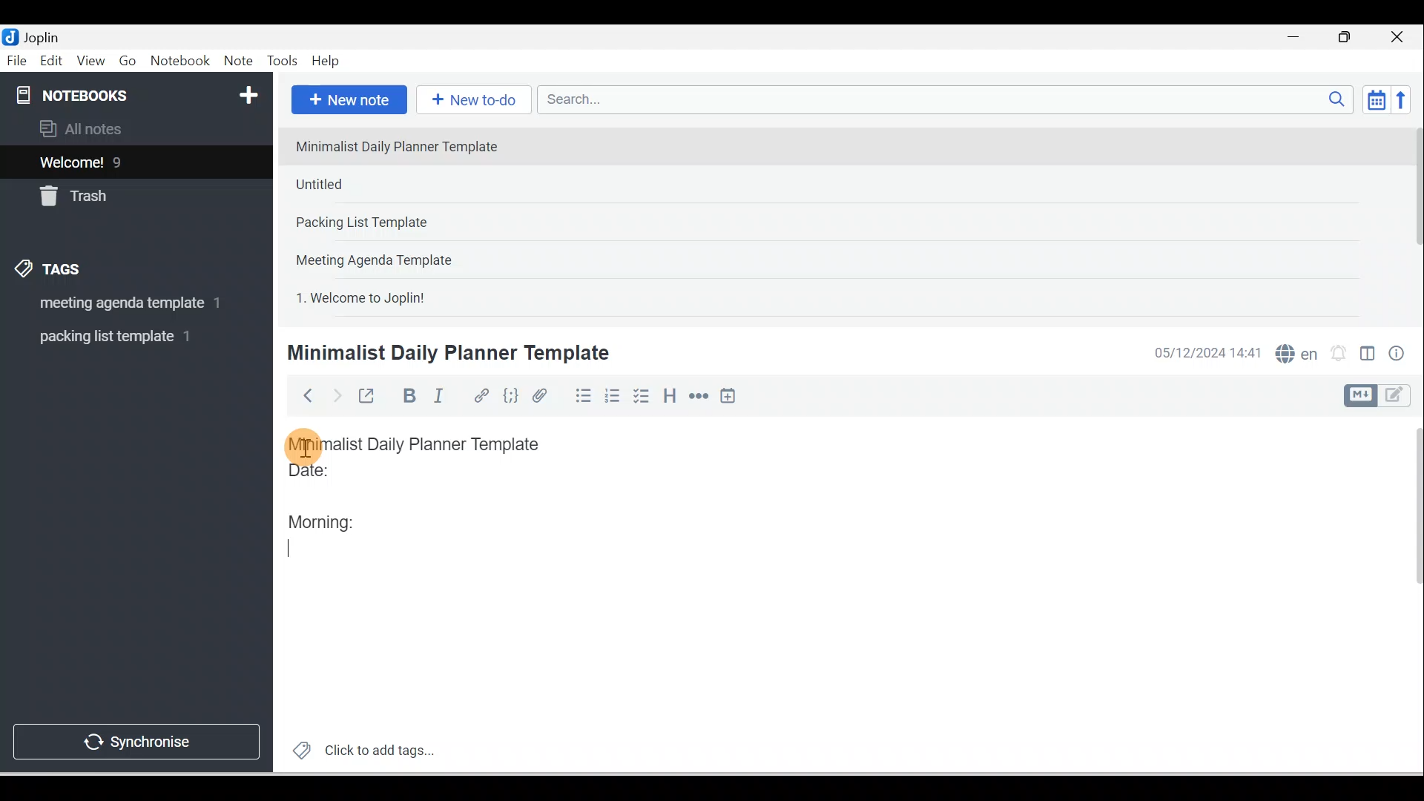 This screenshot has width=1424, height=801. Describe the element at coordinates (544, 395) in the screenshot. I see `Attach file` at that location.